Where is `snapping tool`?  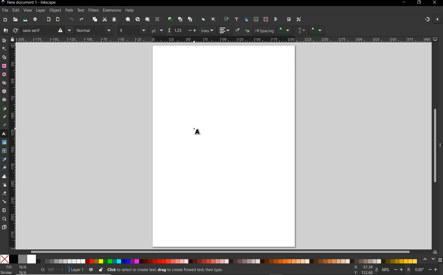 snapping tool is located at coordinates (426, 20).